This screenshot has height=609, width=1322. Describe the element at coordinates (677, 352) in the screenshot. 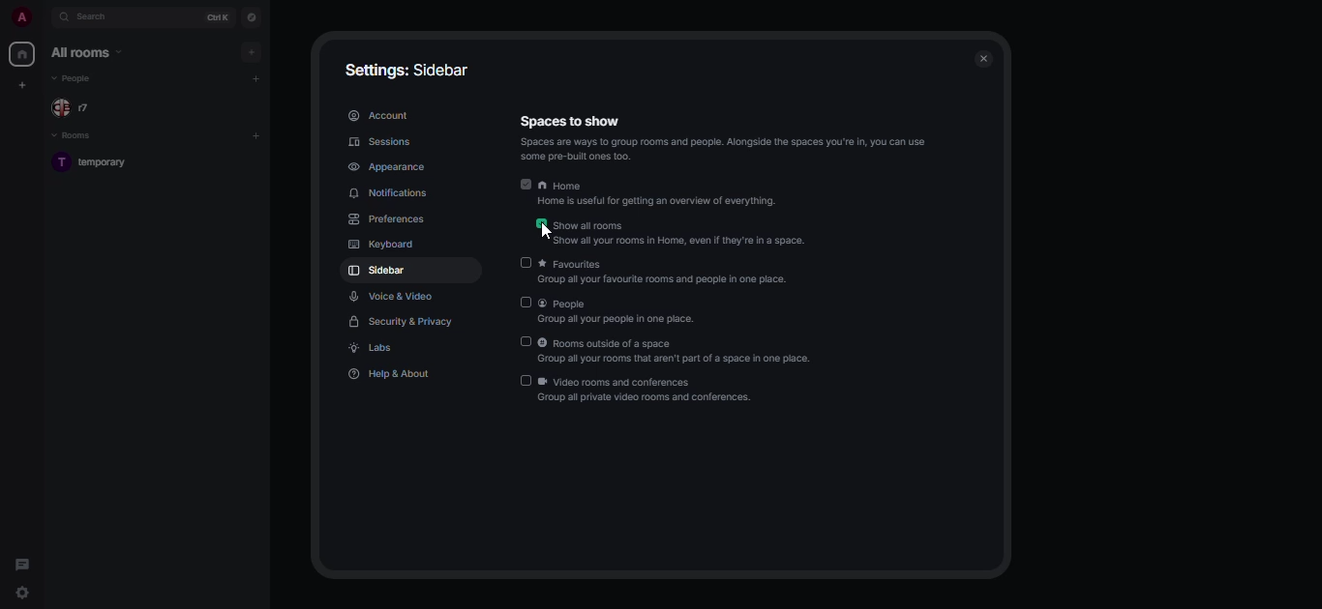

I see `rooms outside of a space` at that location.